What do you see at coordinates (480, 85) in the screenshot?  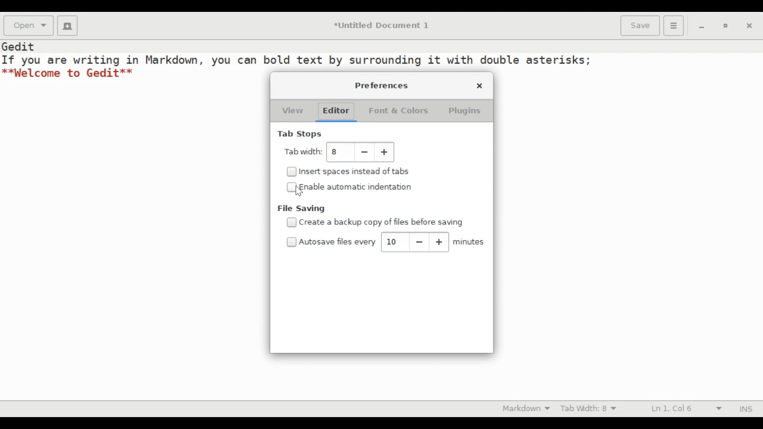 I see `close` at bounding box center [480, 85].